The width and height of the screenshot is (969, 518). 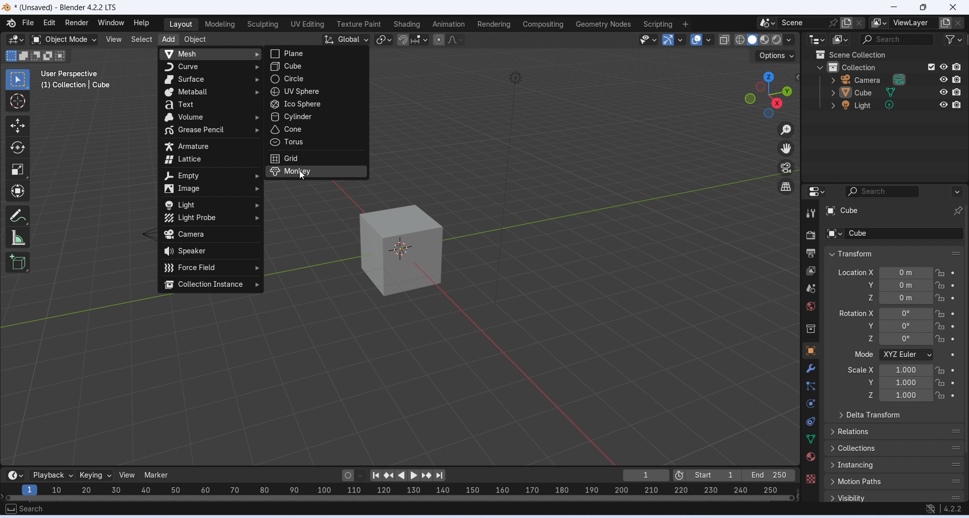 What do you see at coordinates (786, 168) in the screenshot?
I see `Toggle the camera view` at bounding box center [786, 168].